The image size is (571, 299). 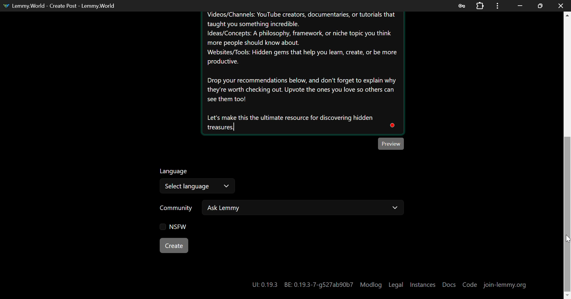 What do you see at coordinates (540, 6) in the screenshot?
I see `Minimize` at bounding box center [540, 6].